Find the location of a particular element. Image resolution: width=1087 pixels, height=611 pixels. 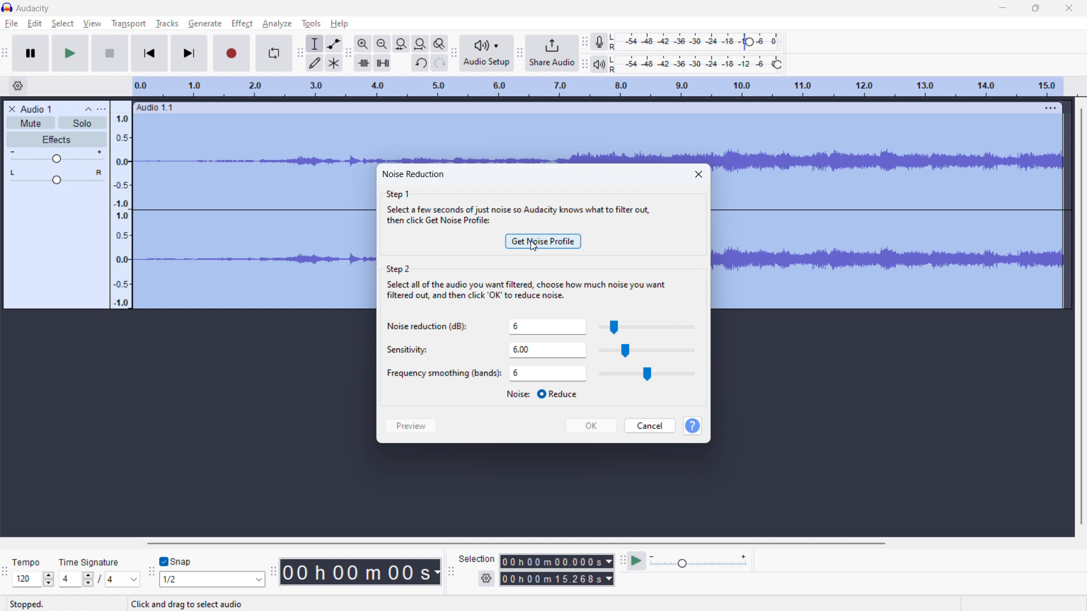

select smoothing band is located at coordinates (548, 373).